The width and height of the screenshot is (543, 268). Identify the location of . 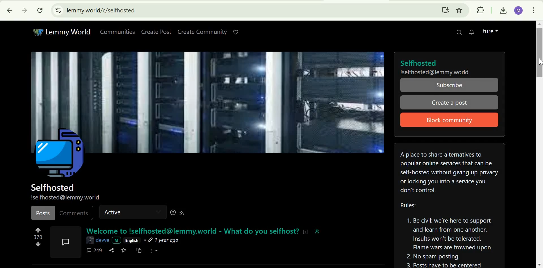
(151, 231).